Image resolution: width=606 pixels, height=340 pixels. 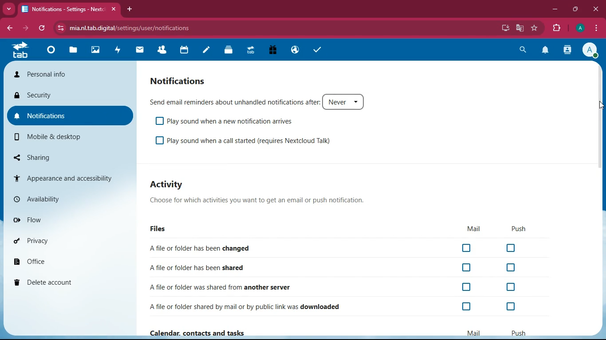 I want to click on Free Trial, so click(x=272, y=50).